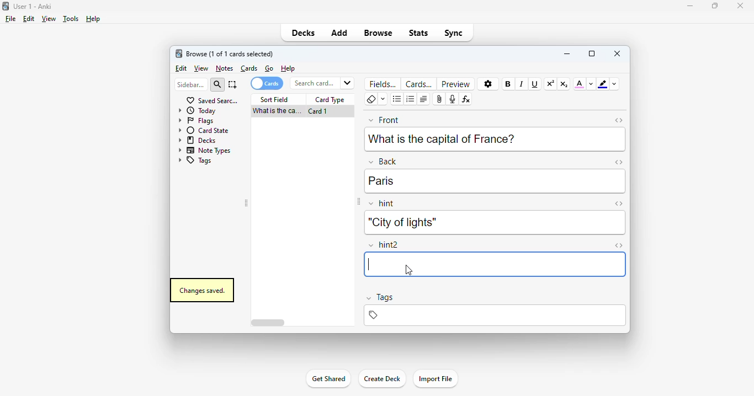  Describe the element at coordinates (602, 84) in the screenshot. I see `text highlighting color` at that location.